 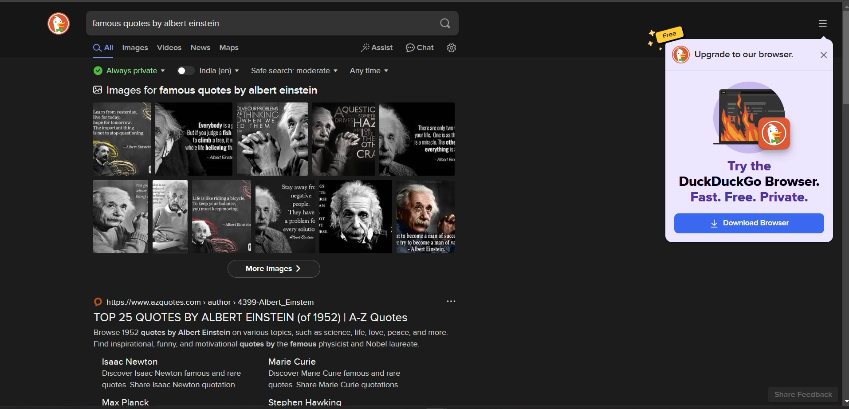 What do you see at coordinates (221, 71) in the screenshot?
I see `India(en)` at bounding box center [221, 71].